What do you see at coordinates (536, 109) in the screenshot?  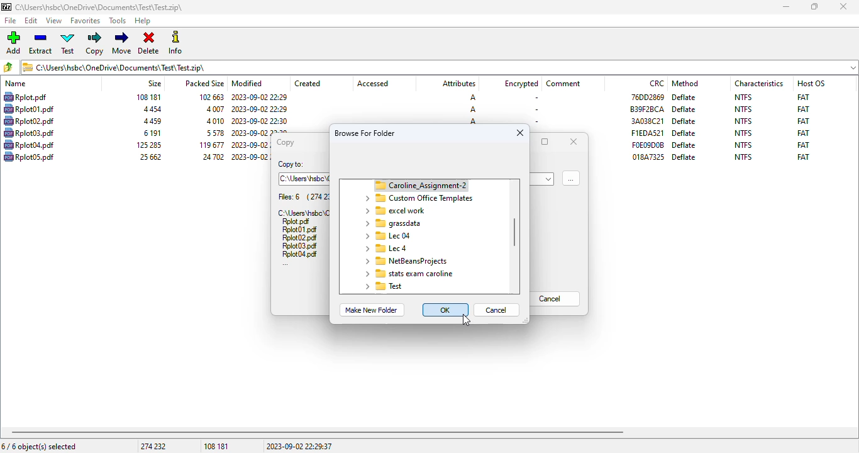 I see `-` at bounding box center [536, 109].